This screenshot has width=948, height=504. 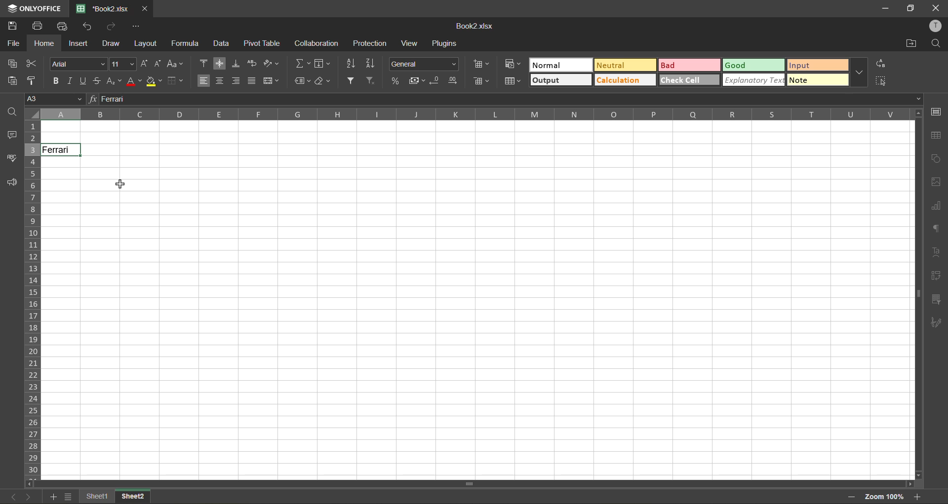 I want to click on feedback, so click(x=13, y=182).